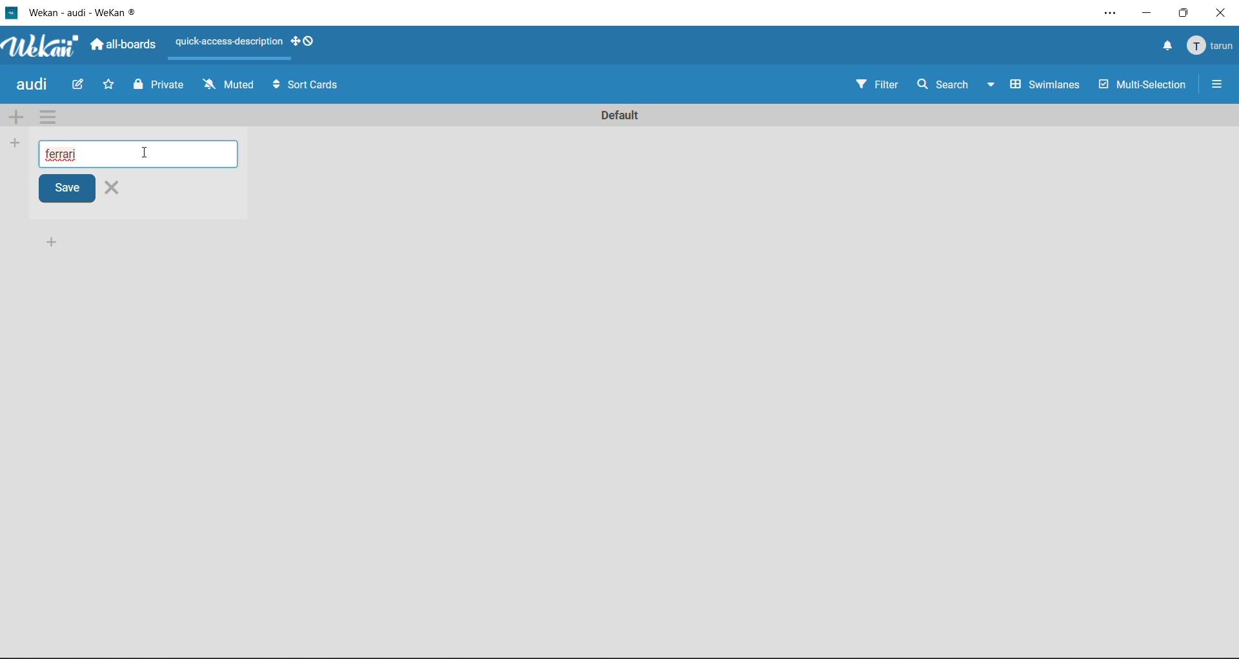 The image size is (1239, 659). Describe the element at coordinates (940, 84) in the screenshot. I see `Search` at that location.